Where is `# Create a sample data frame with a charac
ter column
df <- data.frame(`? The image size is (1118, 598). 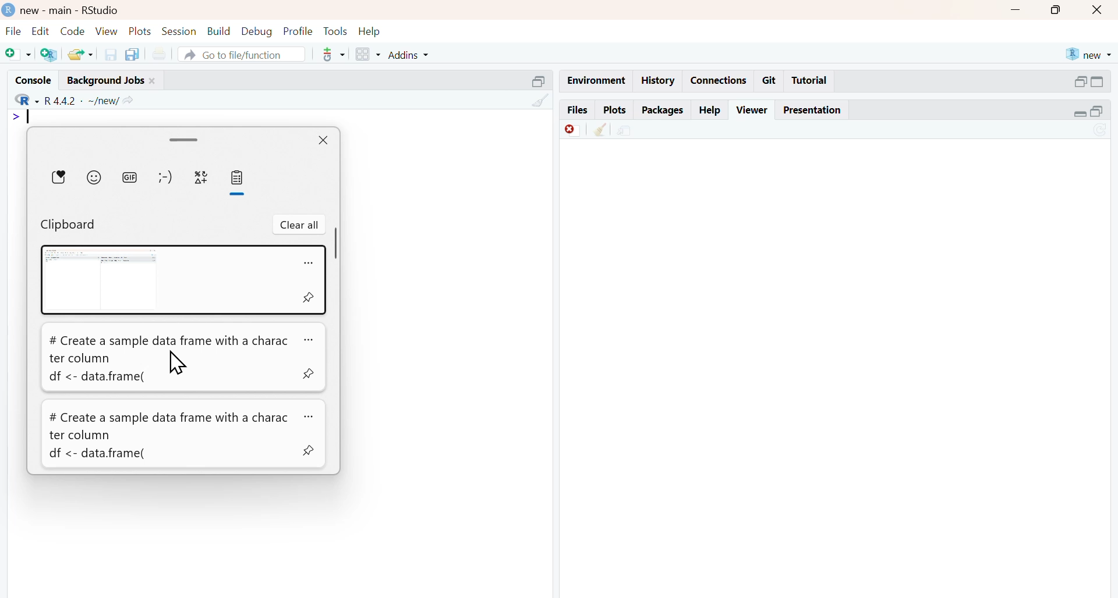 # Create a sample data frame with a charac
ter column
df <- data.frame( is located at coordinates (169, 436).